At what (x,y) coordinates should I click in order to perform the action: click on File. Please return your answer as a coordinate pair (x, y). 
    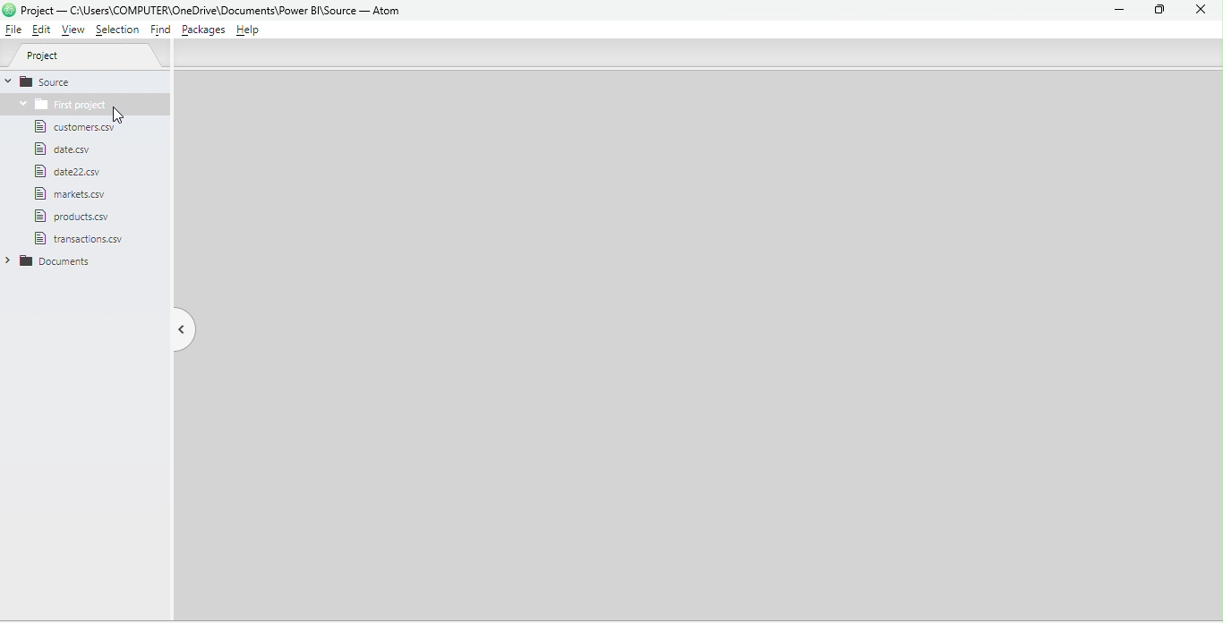
    Looking at the image, I should click on (13, 30).